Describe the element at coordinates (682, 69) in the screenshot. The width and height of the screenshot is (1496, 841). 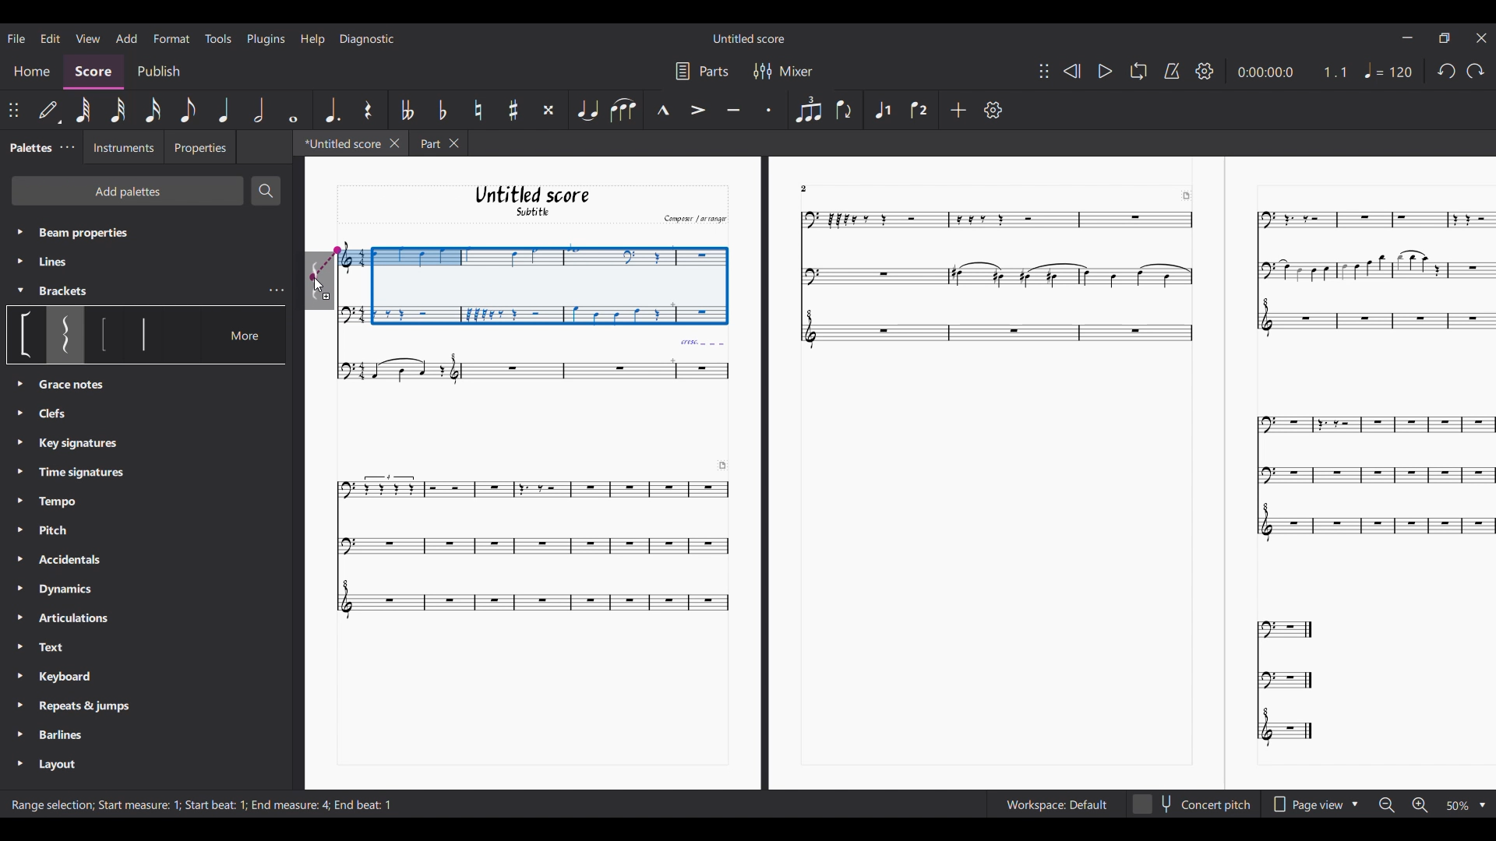
I see `` at that location.